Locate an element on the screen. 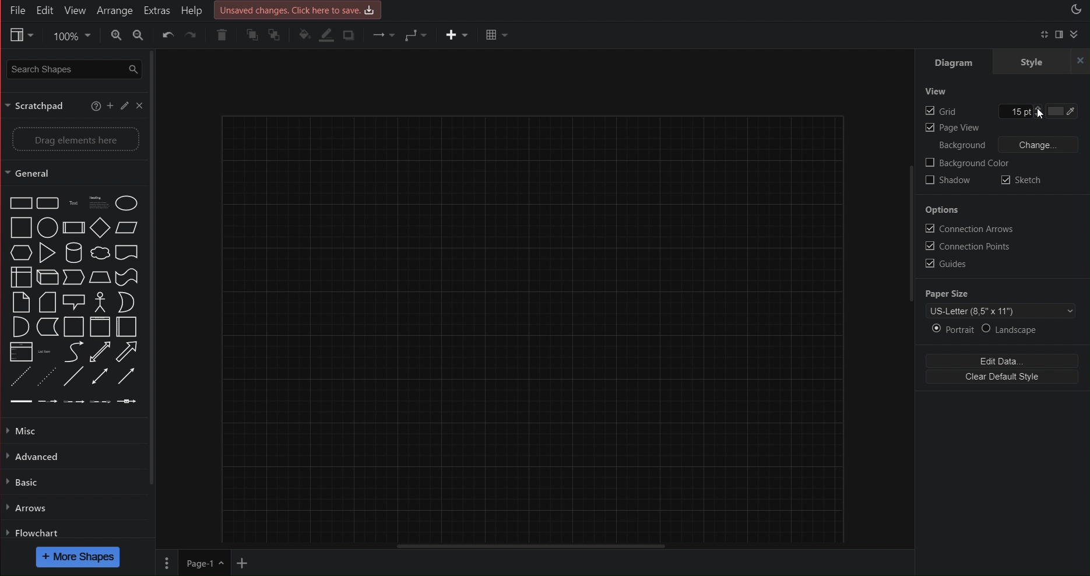 This screenshot has width=1090, height=576. Appearance is located at coordinates (1075, 10).